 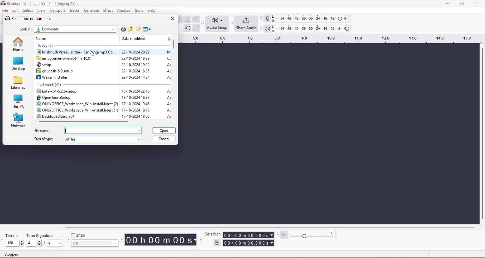 What do you see at coordinates (148, 30) in the screenshot?
I see `view menu` at bounding box center [148, 30].